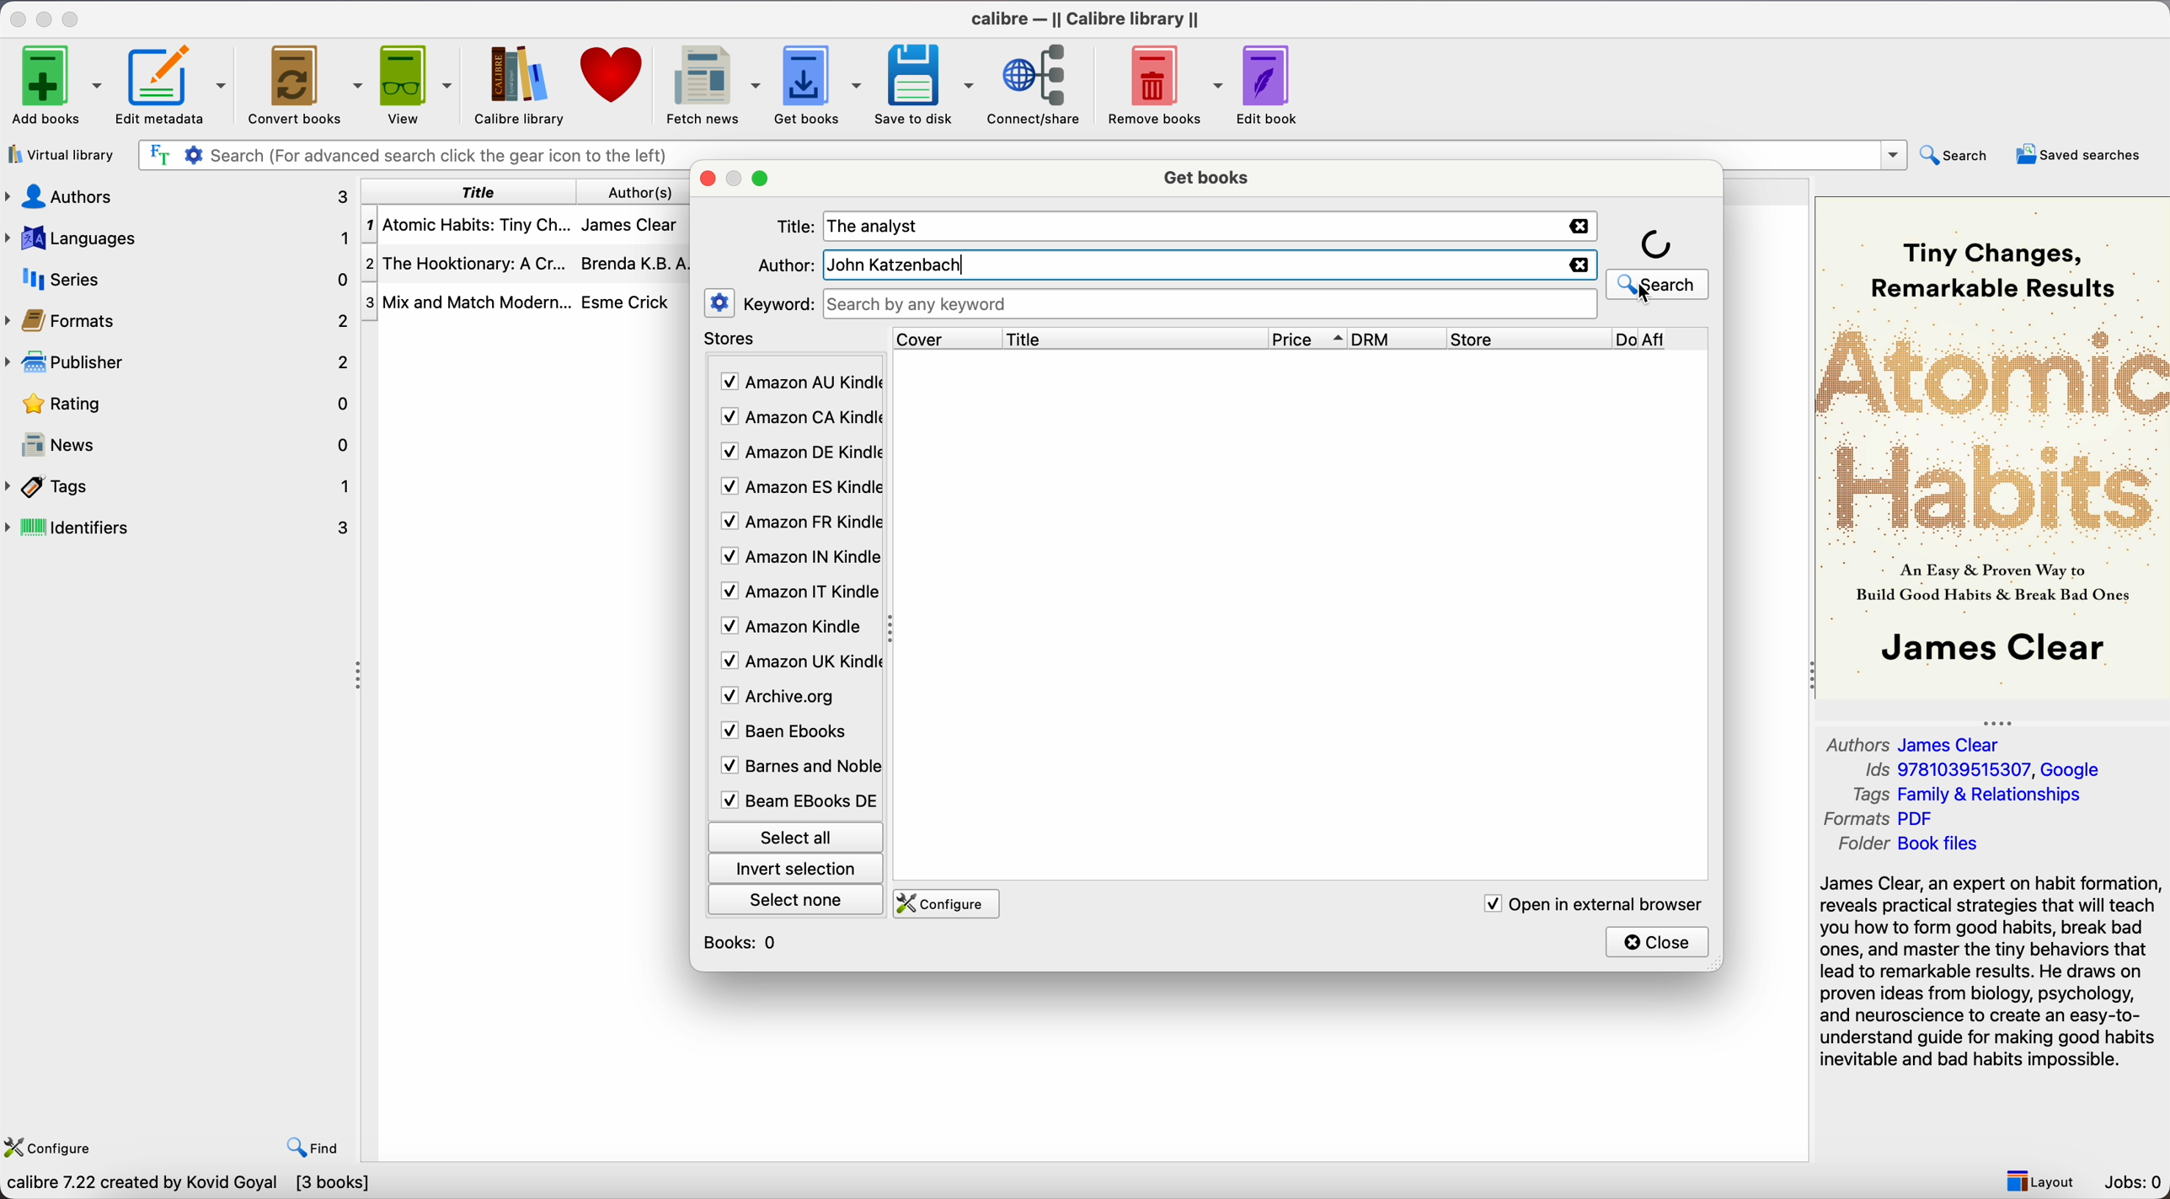  What do you see at coordinates (516, 84) in the screenshot?
I see `Calibre library` at bounding box center [516, 84].